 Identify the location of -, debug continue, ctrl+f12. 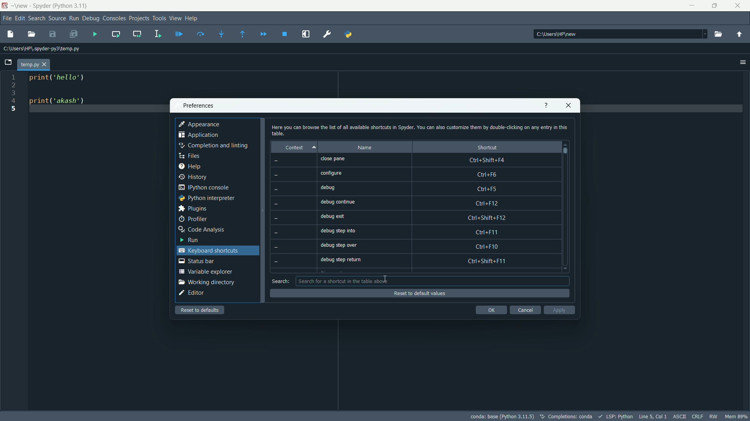
(413, 203).